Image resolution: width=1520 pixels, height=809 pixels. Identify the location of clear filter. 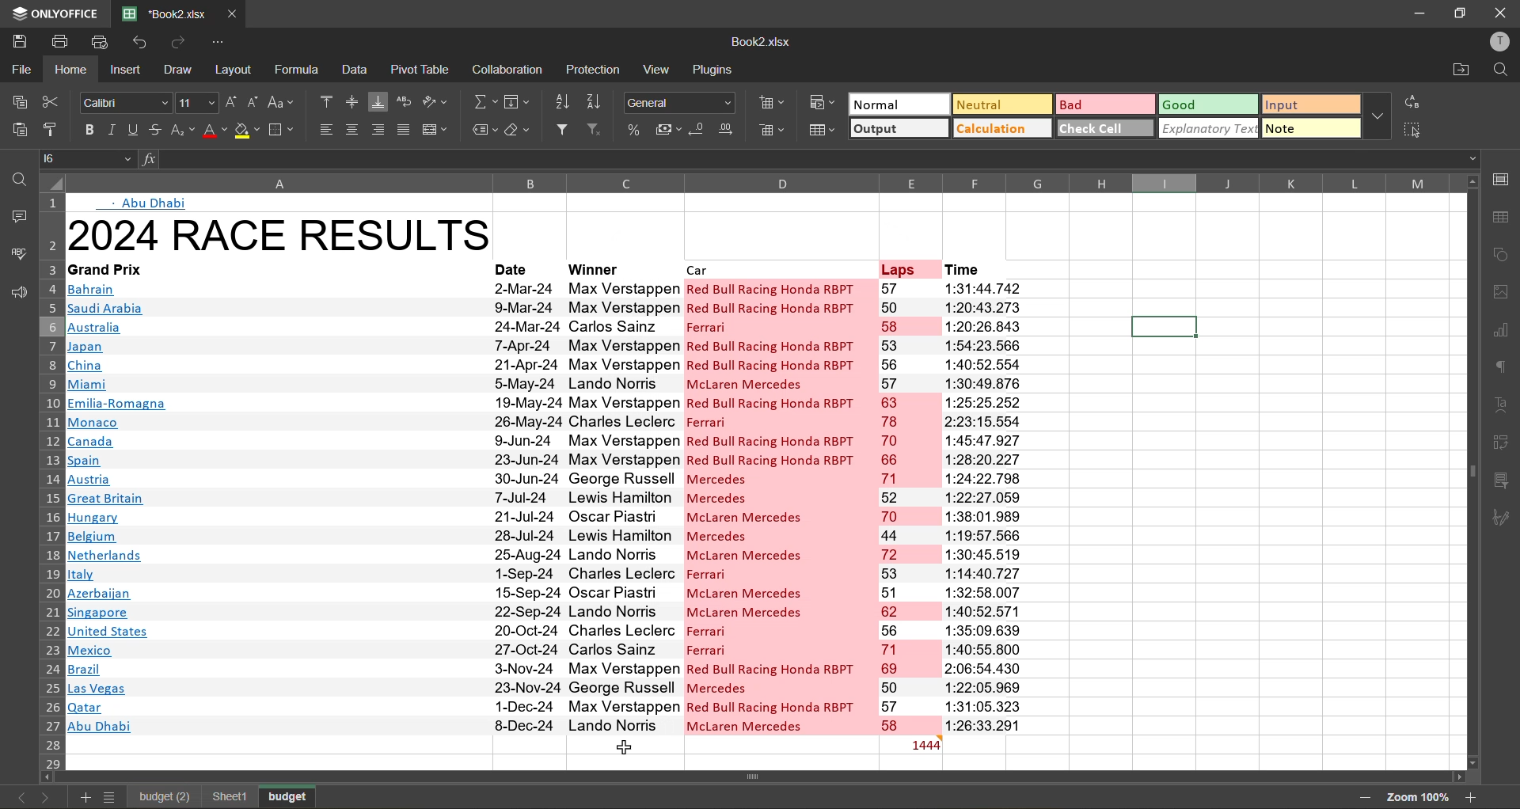
(600, 131).